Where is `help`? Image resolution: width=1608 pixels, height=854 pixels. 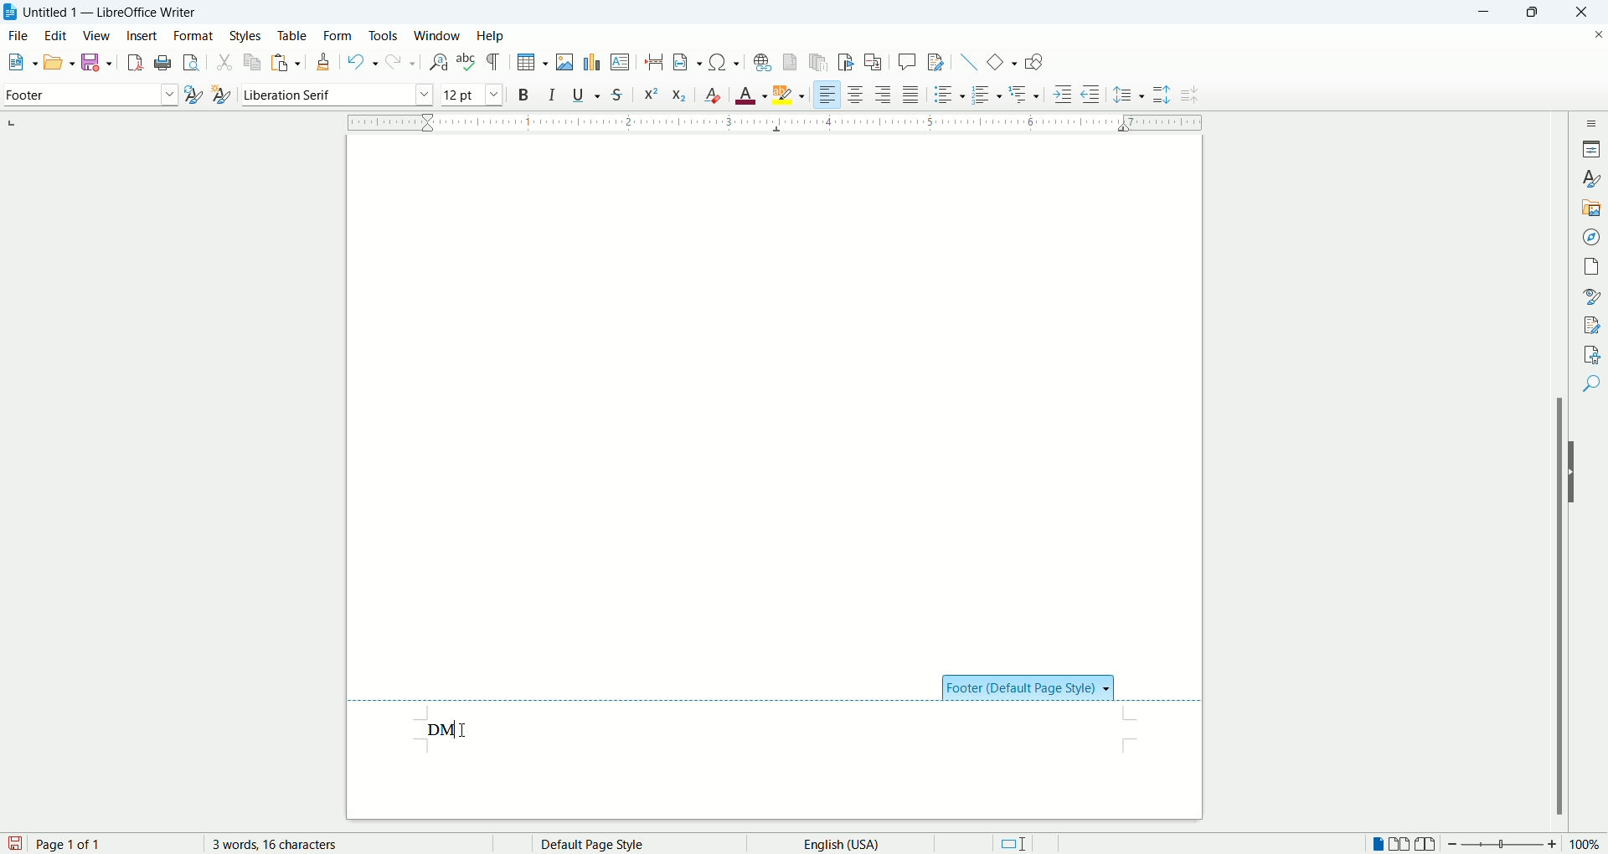 help is located at coordinates (490, 36).